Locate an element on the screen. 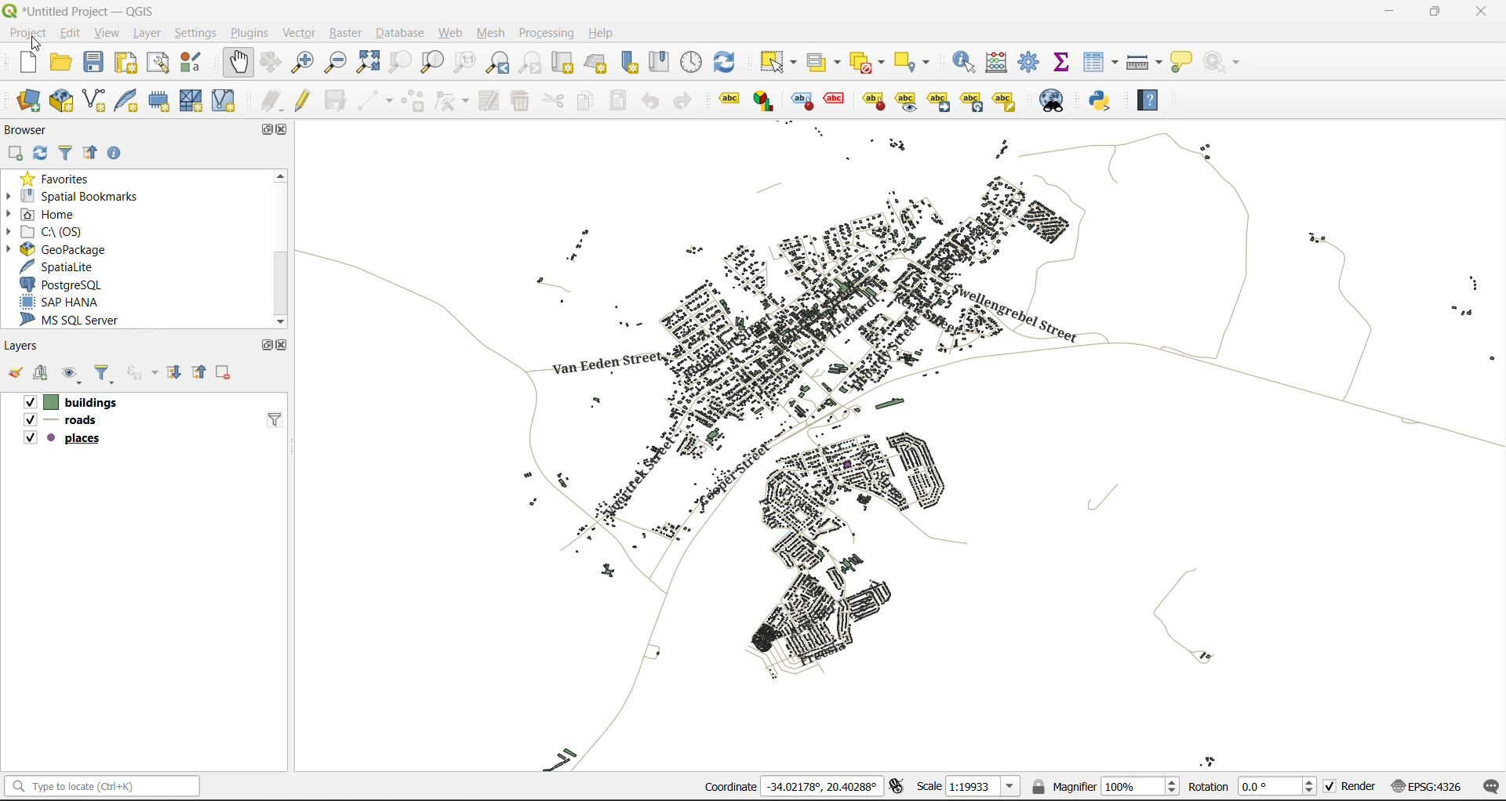 This screenshot has height=801, width=1506. remove is located at coordinates (225, 372).